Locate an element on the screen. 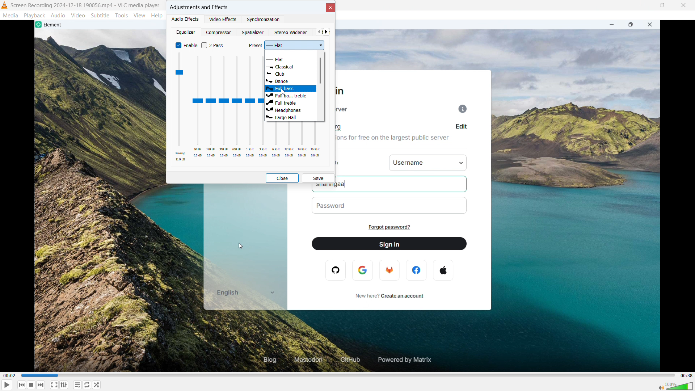  equaliser enabled  is located at coordinates (186, 45).